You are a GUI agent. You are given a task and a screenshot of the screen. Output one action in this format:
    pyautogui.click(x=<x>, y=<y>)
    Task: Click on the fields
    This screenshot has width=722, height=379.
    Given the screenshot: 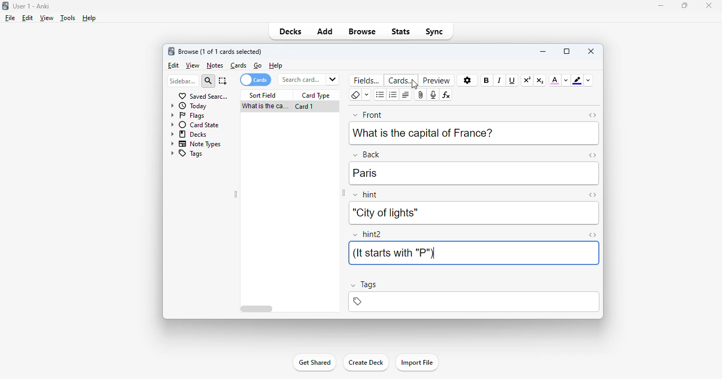 What is the action you would take?
    pyautogui.click(x=367, y=80)
    